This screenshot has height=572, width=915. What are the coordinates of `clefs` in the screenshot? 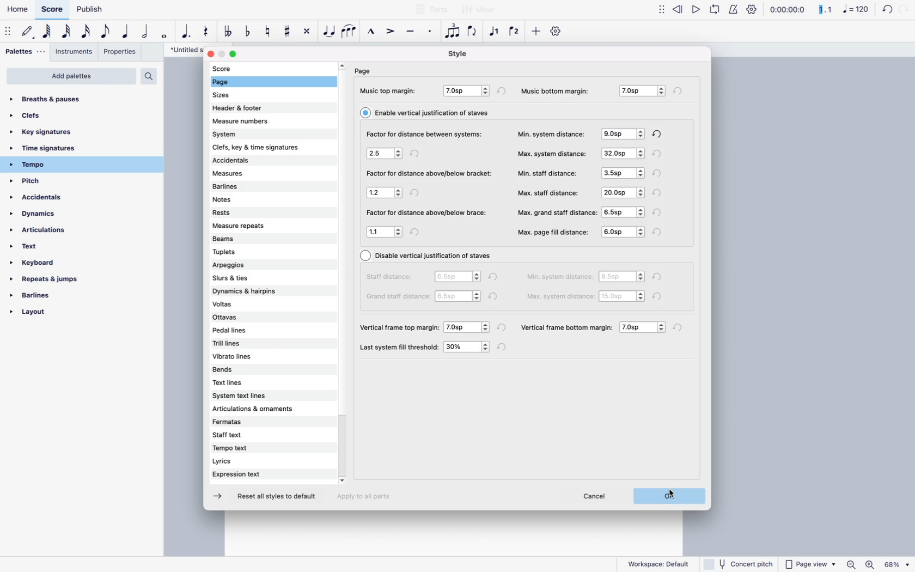 It's located at (44, 115).